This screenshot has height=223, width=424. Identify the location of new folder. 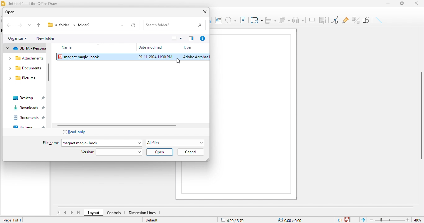
(50, 38).